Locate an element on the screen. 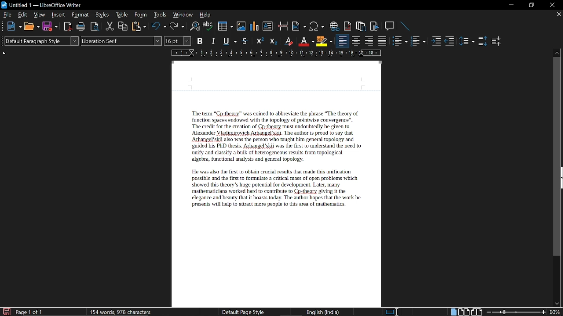 The width and height of the screenshot is (563, 316). Find and replace is located at coordinates (194, 27).